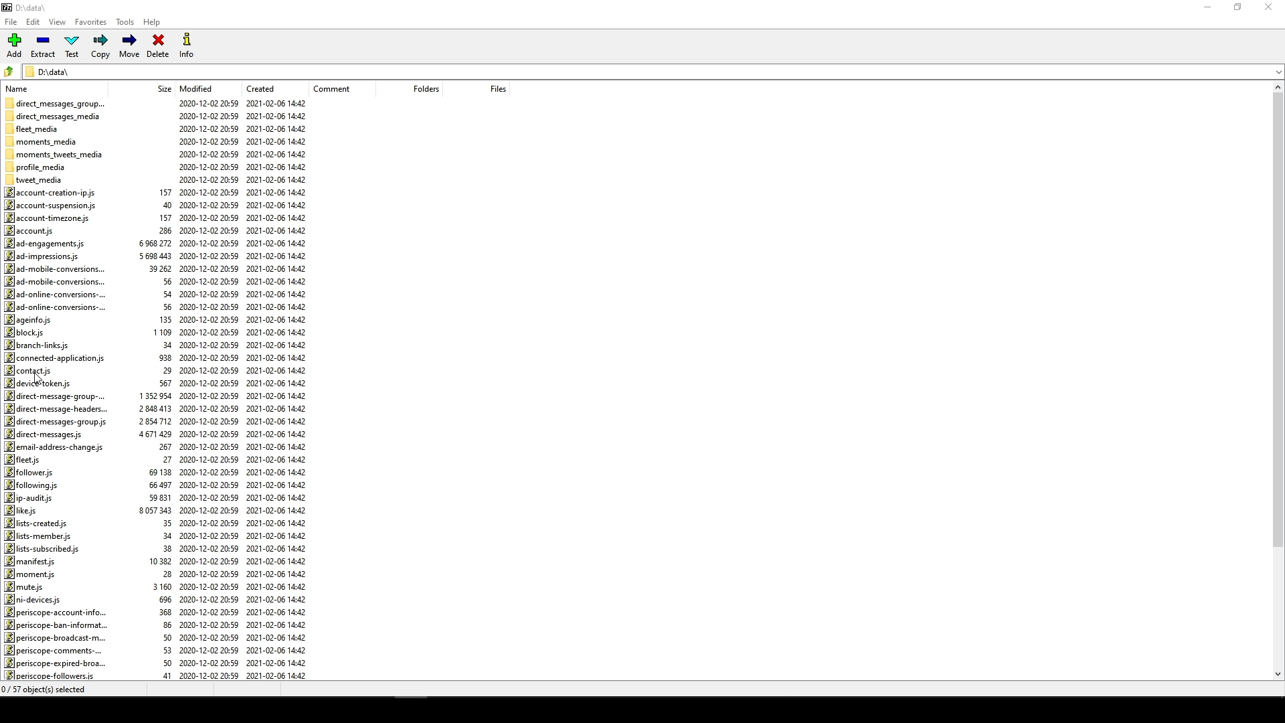  Describe the element at coordinates (39, 523) in the screenshot. I see `lists-created.js` at that location.